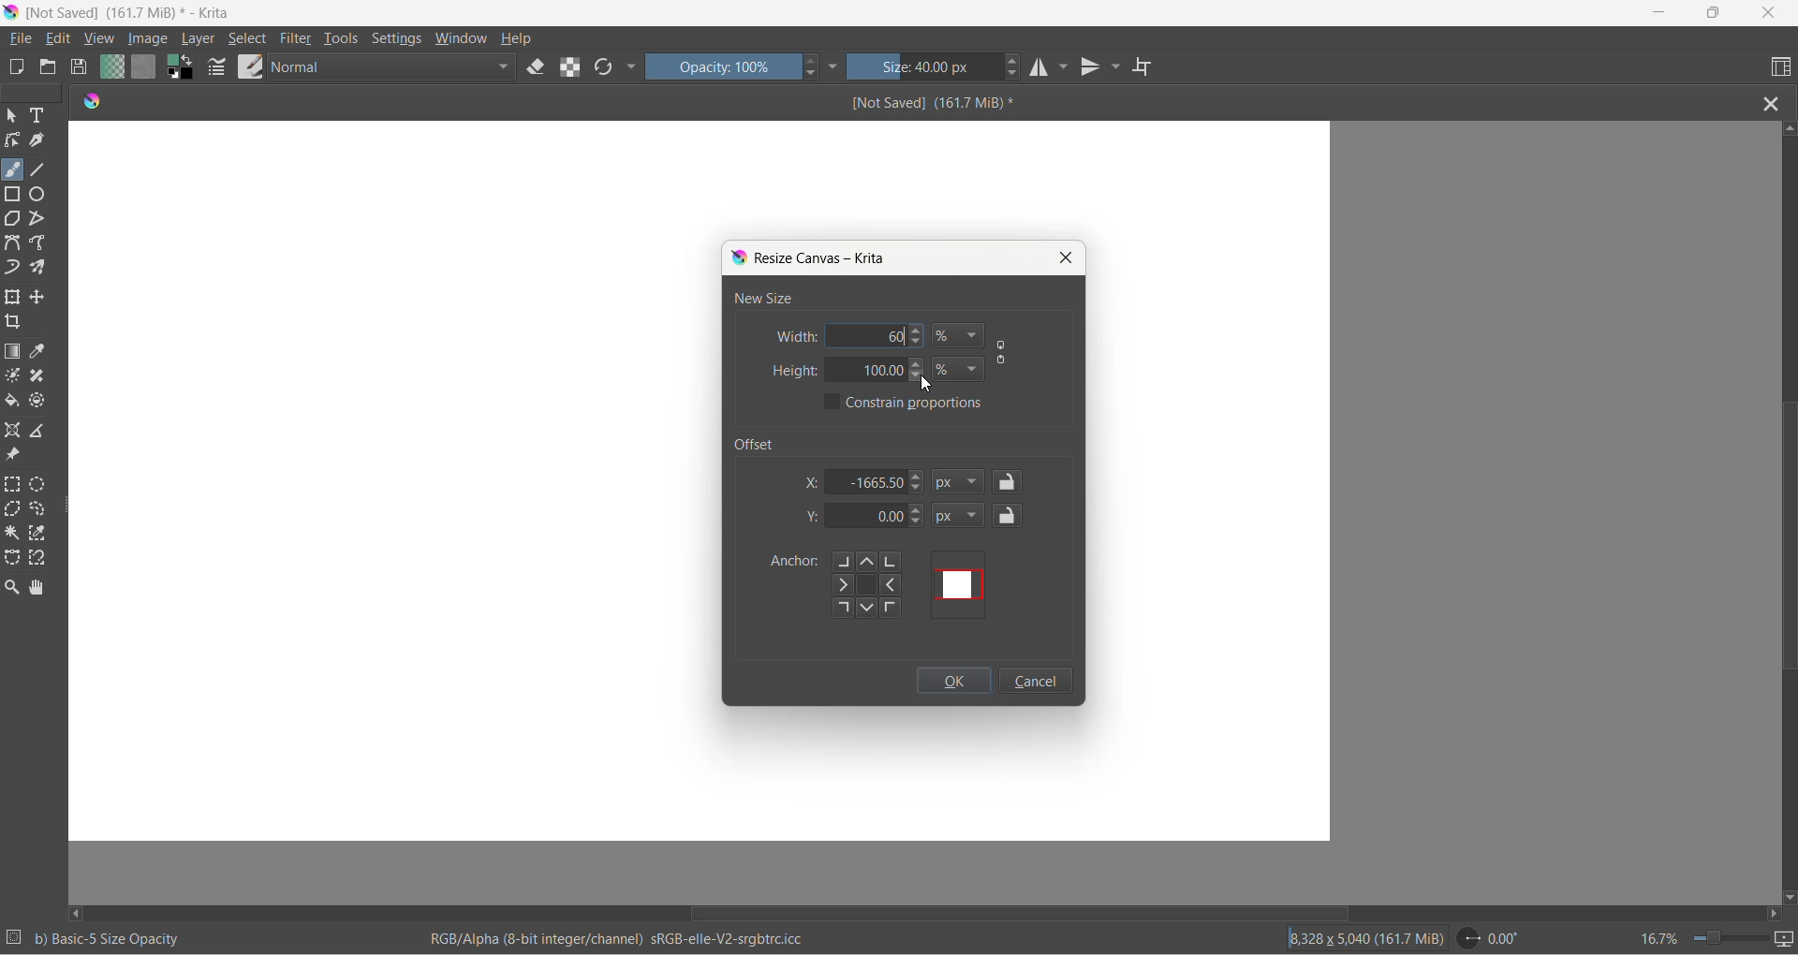 The height and width of the screenshot is (955, 1798). Describe the element at coordinates (38, 193) in the screenshot. I see `ellipse tool` at that location.